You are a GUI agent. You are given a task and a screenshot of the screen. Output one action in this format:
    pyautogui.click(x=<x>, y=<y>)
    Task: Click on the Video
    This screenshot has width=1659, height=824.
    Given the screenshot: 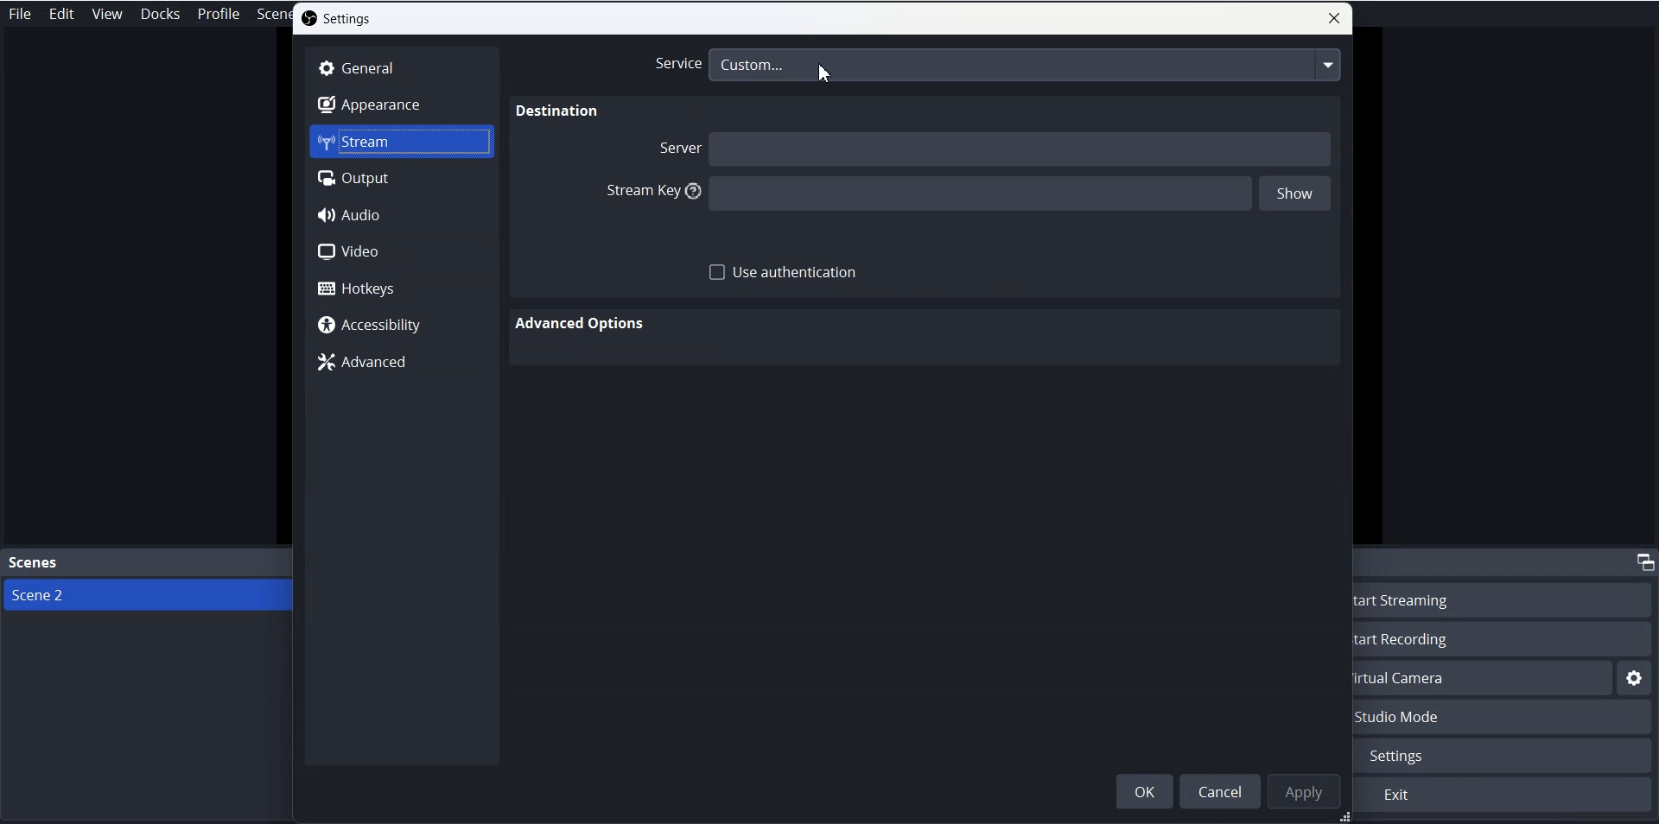 What is the action you would take?
    pyautogui.click(x=400, y=251)
    